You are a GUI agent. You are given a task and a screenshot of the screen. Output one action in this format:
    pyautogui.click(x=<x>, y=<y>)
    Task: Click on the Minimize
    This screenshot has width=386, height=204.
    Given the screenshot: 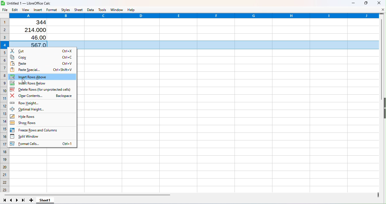 What is the action you would take?
    pyautogui.click(x=353, y=3)
    